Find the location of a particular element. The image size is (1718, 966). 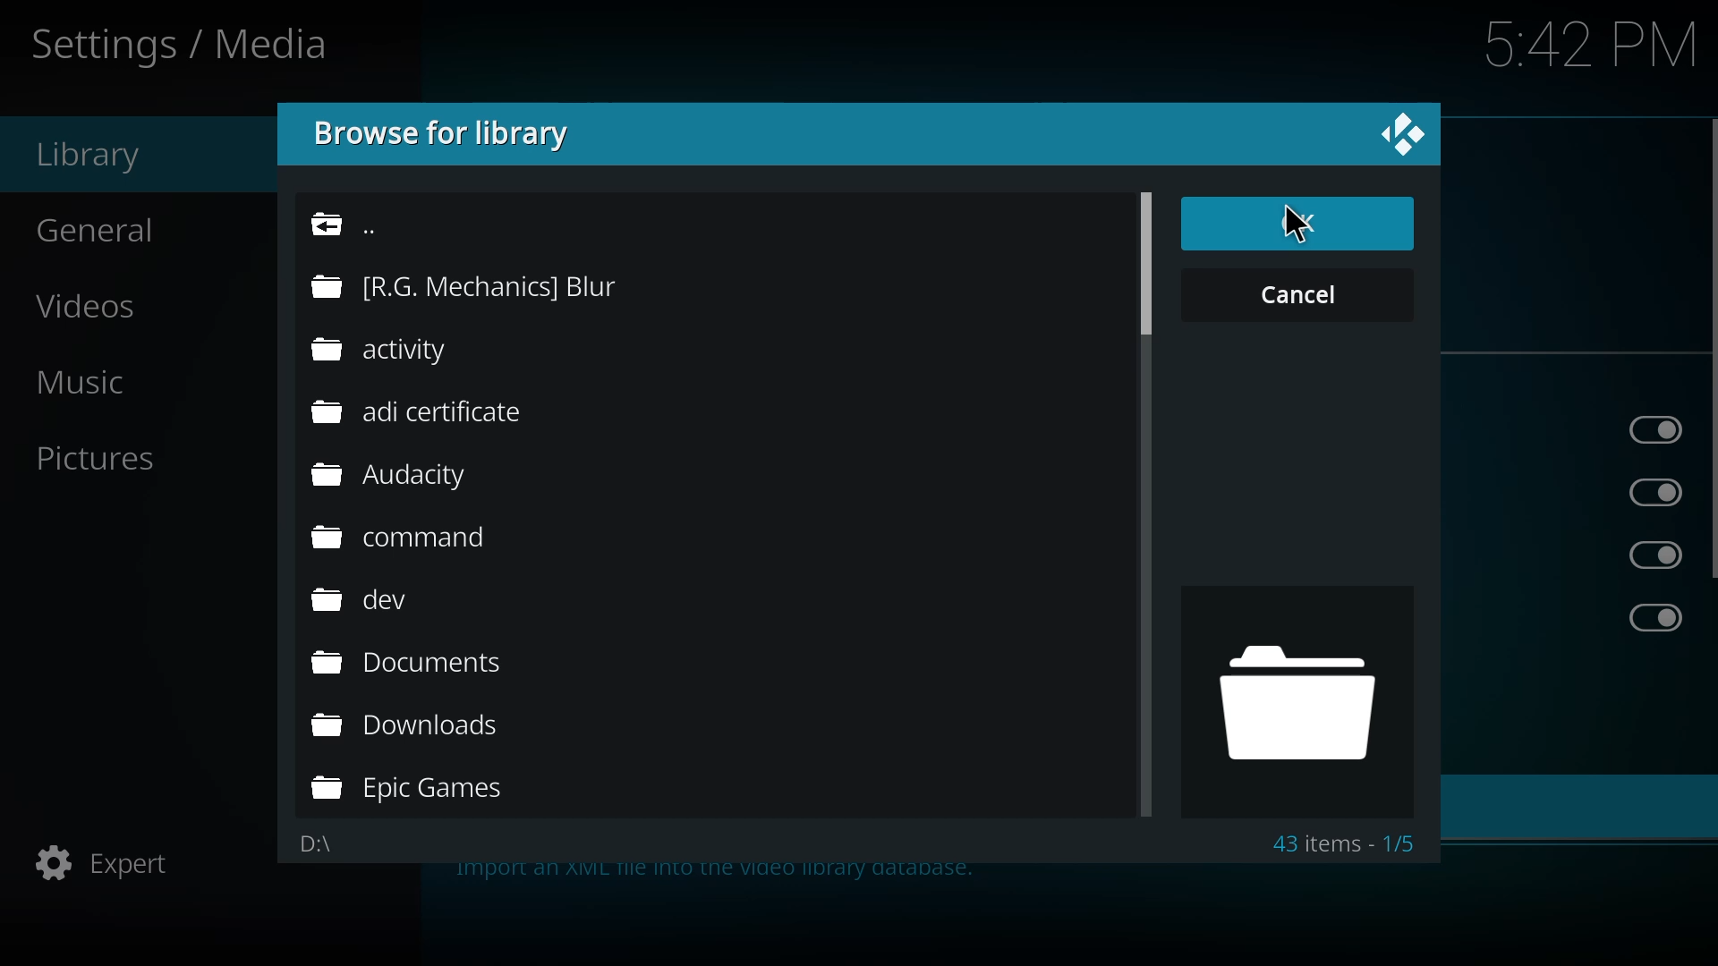

scroll bar is located at coordinates (1144, 261).